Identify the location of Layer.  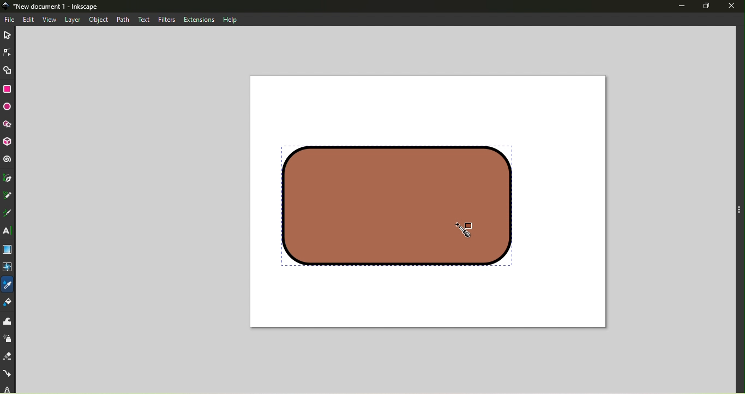
(73, 20).